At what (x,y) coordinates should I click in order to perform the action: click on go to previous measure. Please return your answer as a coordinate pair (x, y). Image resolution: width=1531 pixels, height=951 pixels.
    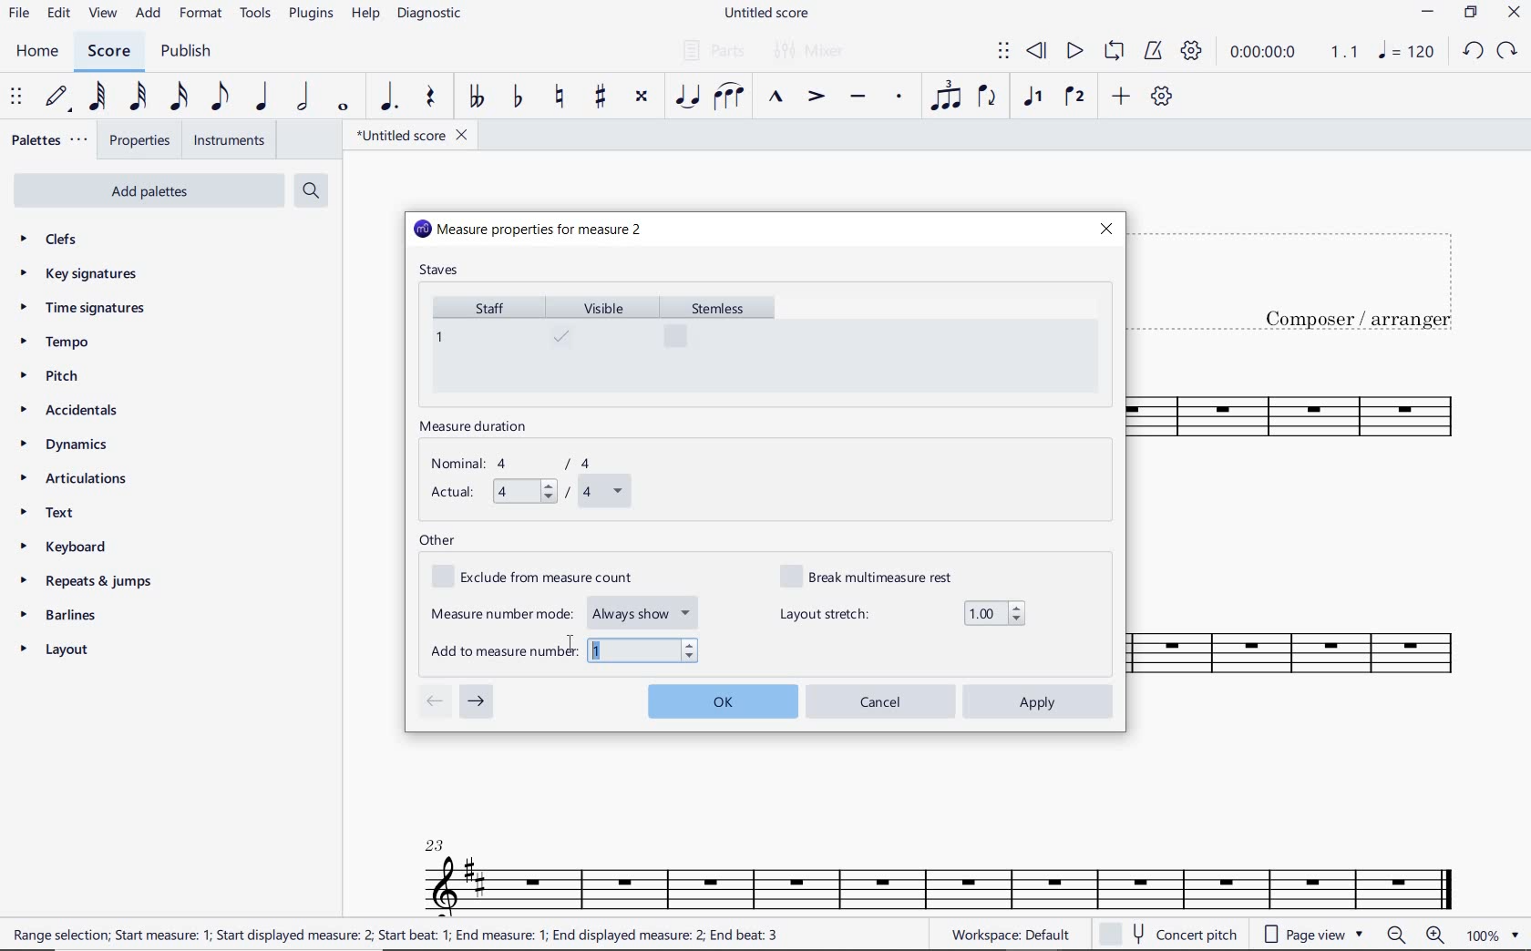
    Looking at the image, I should click on (434, 702).